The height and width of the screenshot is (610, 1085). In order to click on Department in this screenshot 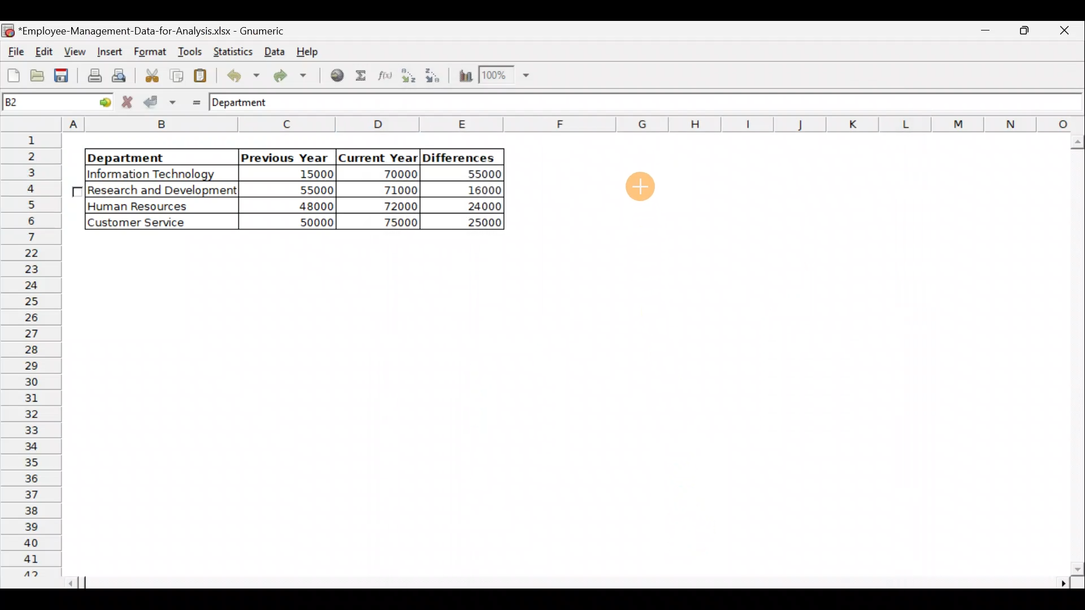, I will do `click(154, 157)`.